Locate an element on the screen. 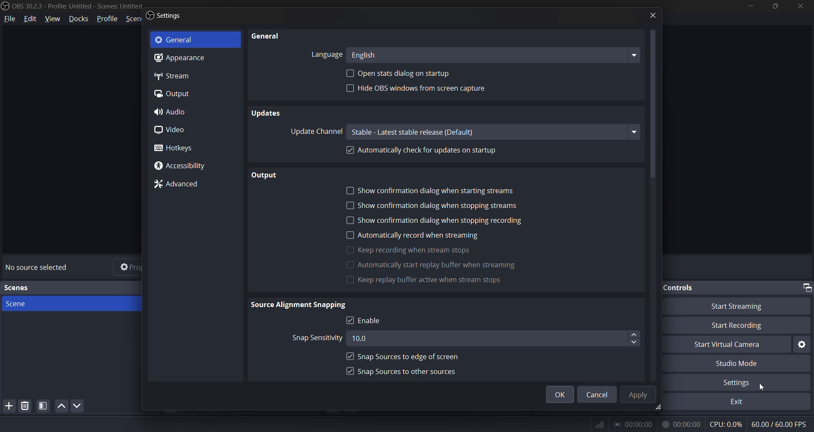 The width and height of the screenshot is (814, 432). profile is located at coordinates (105, 19).